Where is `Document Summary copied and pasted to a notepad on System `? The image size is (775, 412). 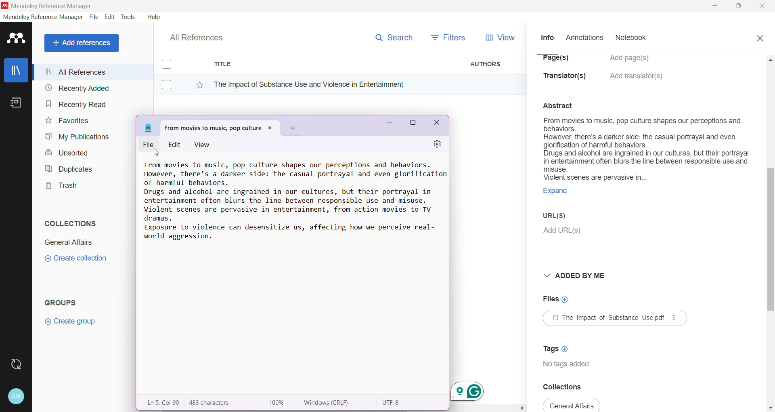
Document Summary copied and pasted to a notepad on System  is located at coordinates (294, 205).